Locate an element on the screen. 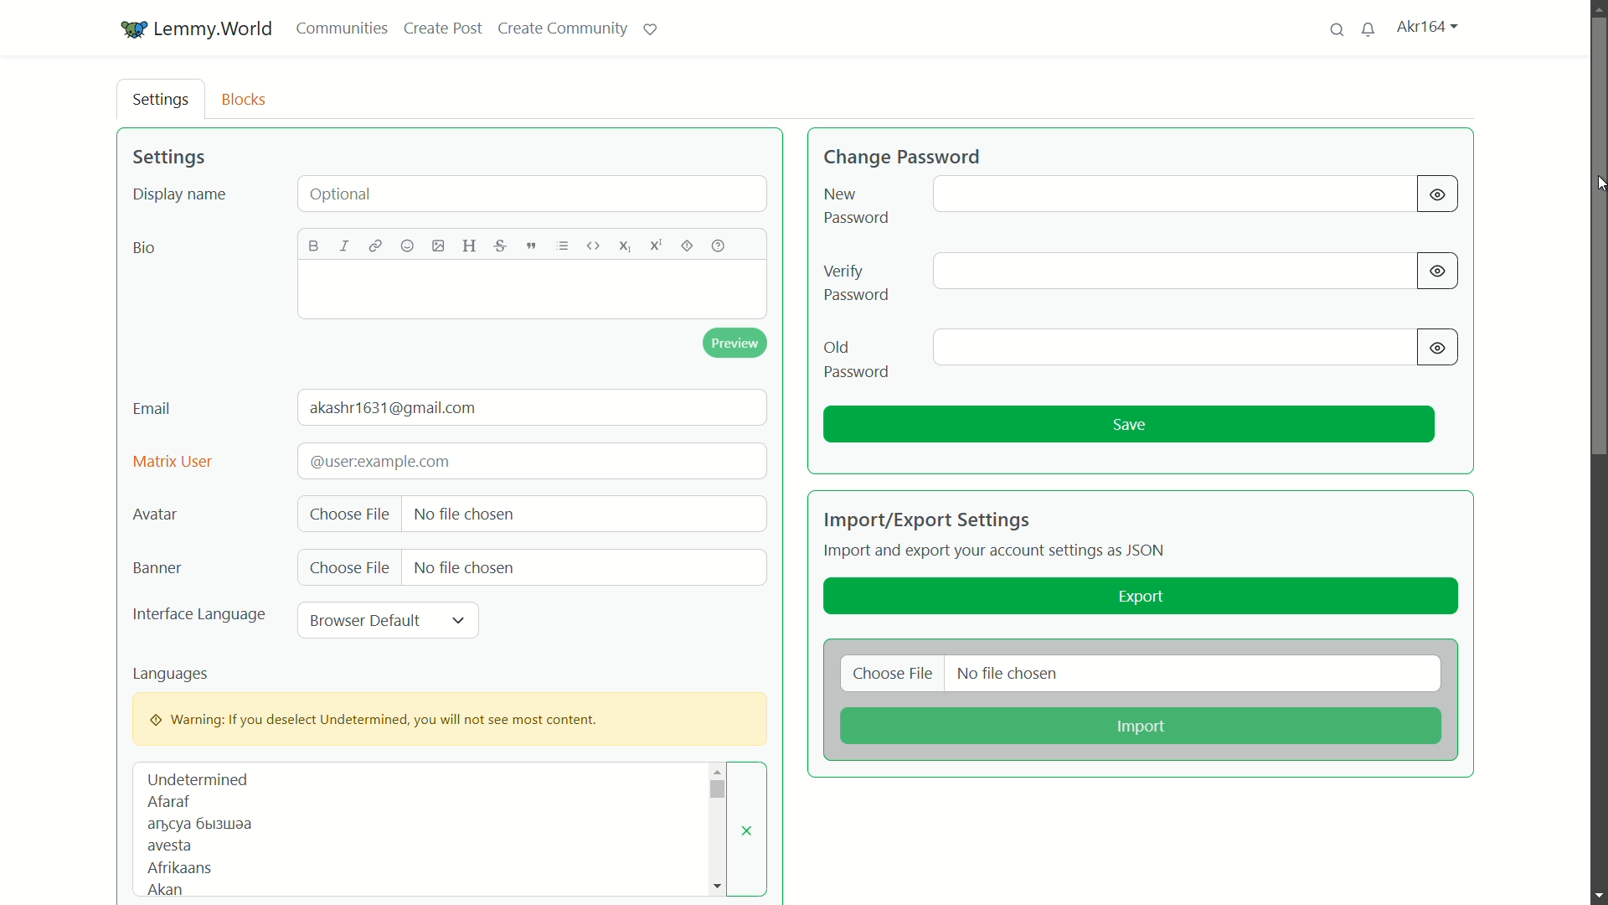 This screenshot has height=905, width=1608. save is located at coordinates (1128, 425).